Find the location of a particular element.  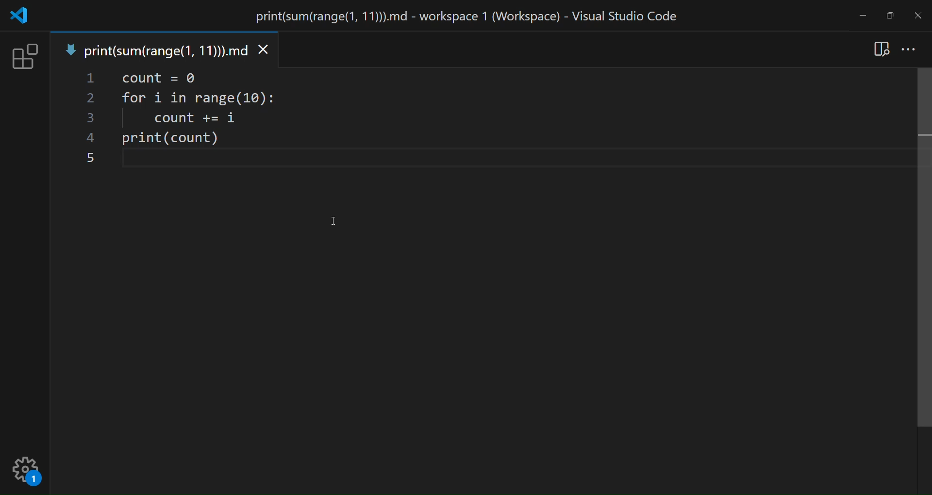

more is located at coordinates (911, 49).